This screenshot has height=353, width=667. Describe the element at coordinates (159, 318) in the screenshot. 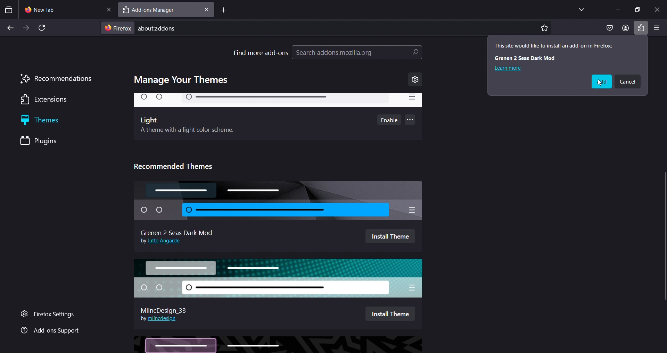

I see `by miincdesign` at that location.